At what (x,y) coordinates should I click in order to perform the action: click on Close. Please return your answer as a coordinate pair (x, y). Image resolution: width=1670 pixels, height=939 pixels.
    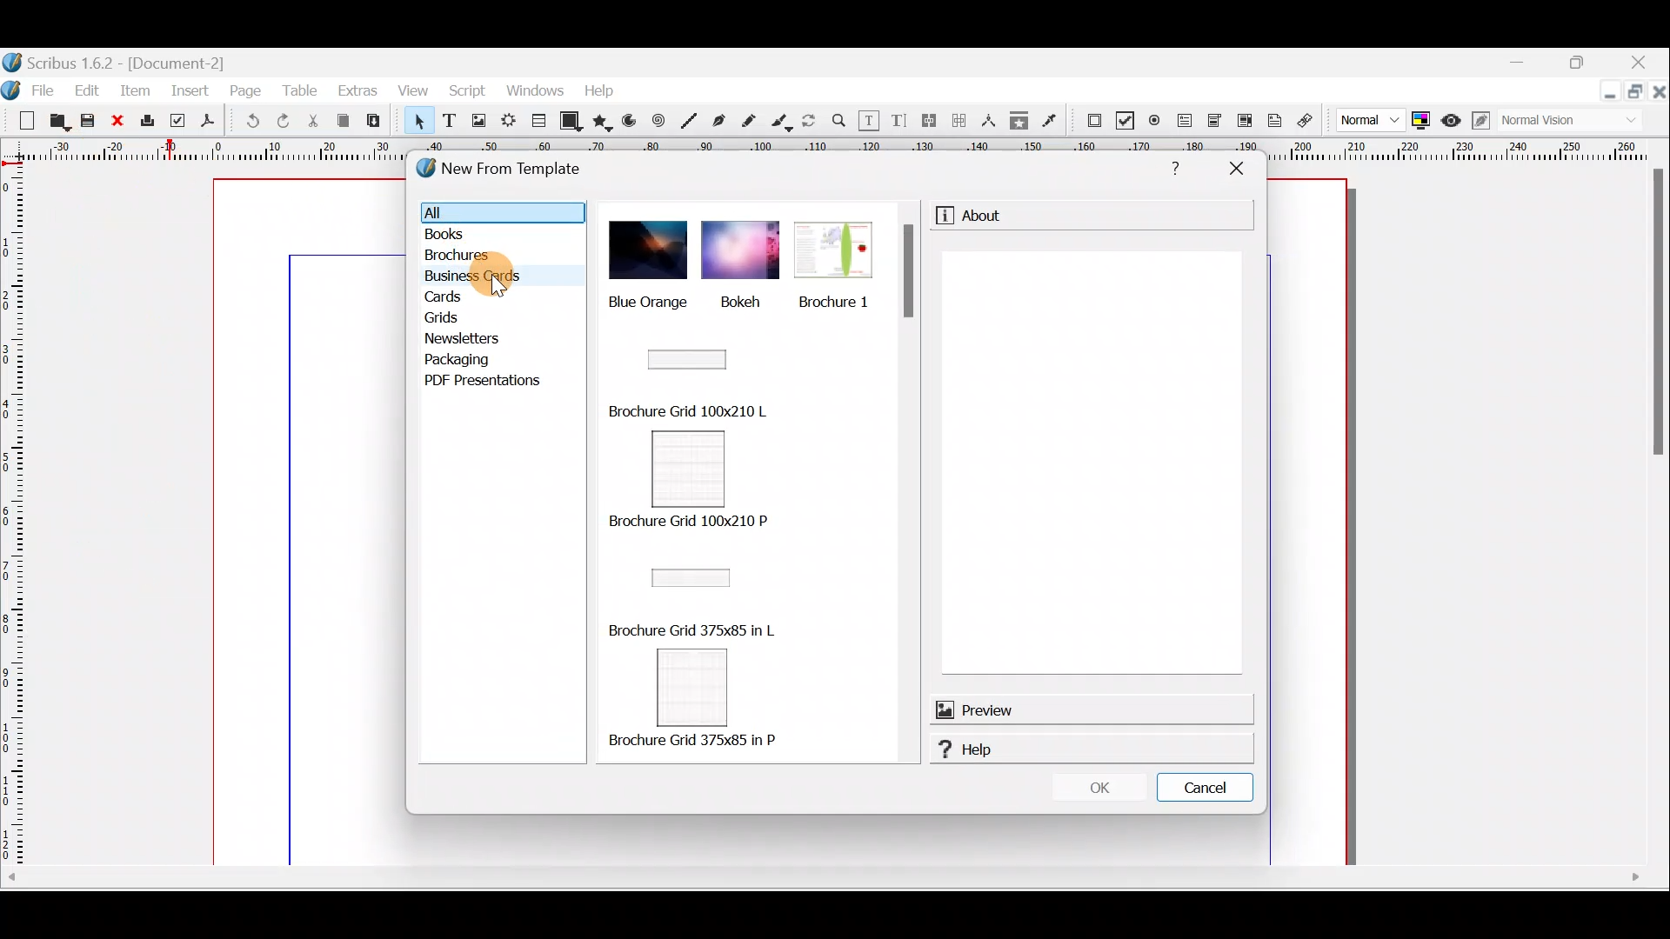
    Looking at the image, I should click on (118, 122).